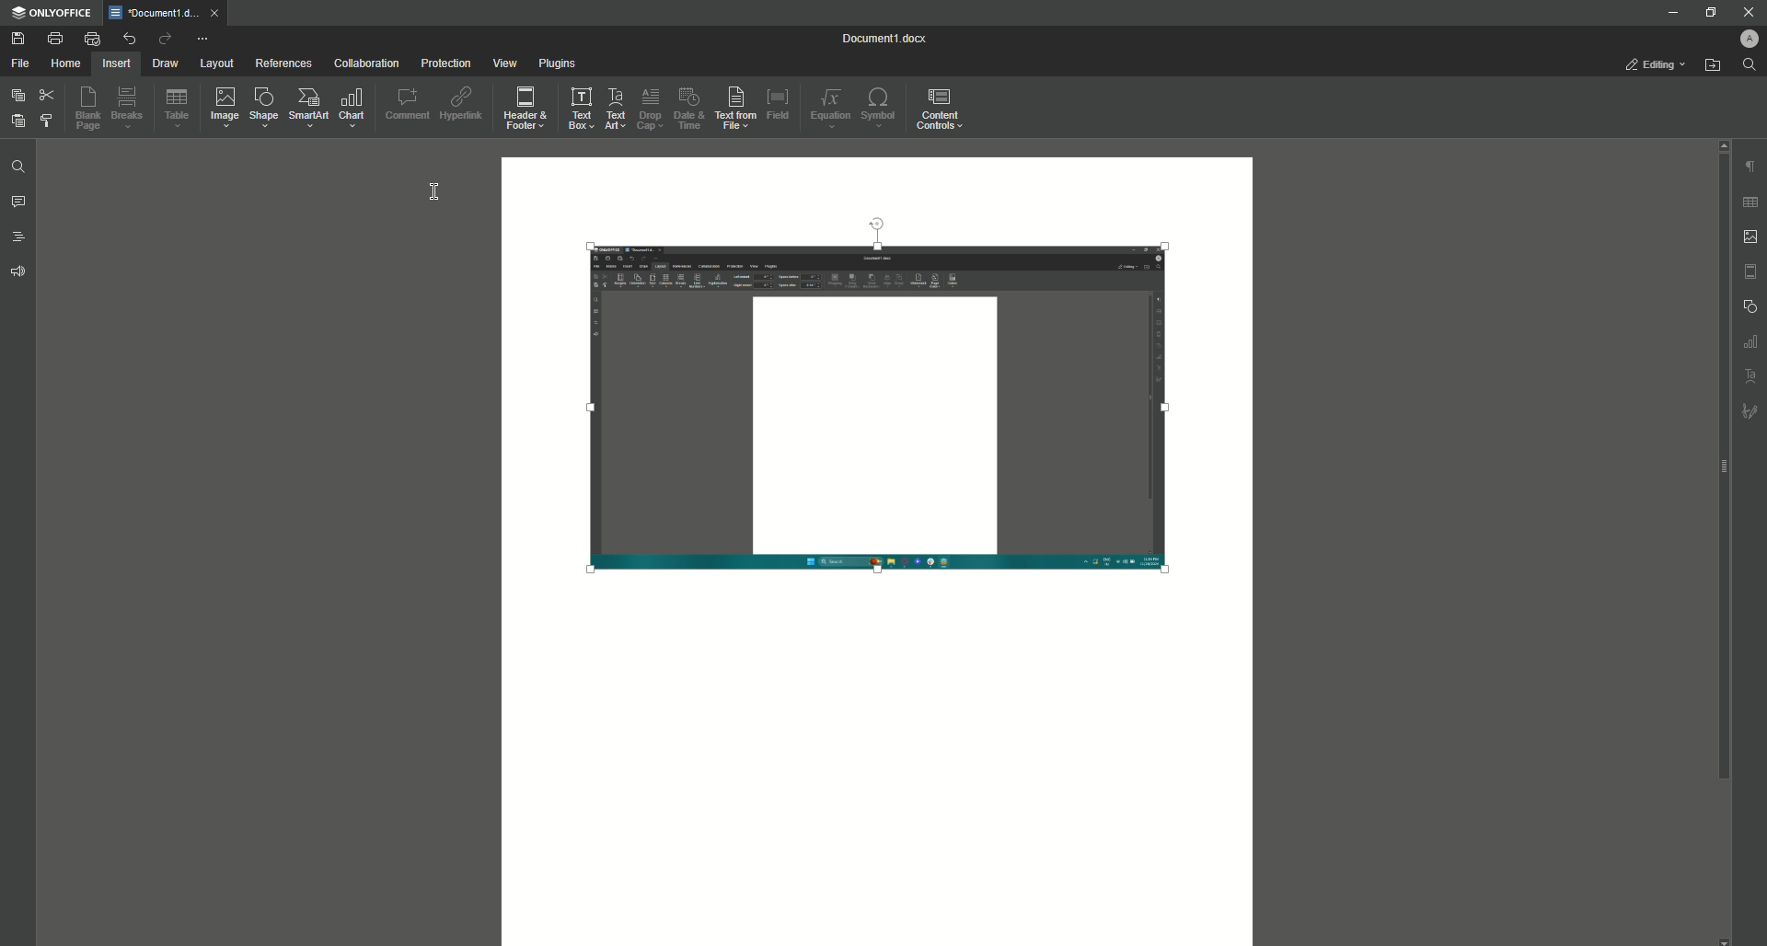  Describe the element at coordinates (225, 110) in the screenshot. I see `Image` at that location.